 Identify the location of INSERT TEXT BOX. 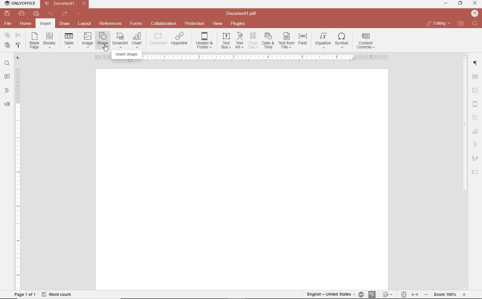
(226, 40).